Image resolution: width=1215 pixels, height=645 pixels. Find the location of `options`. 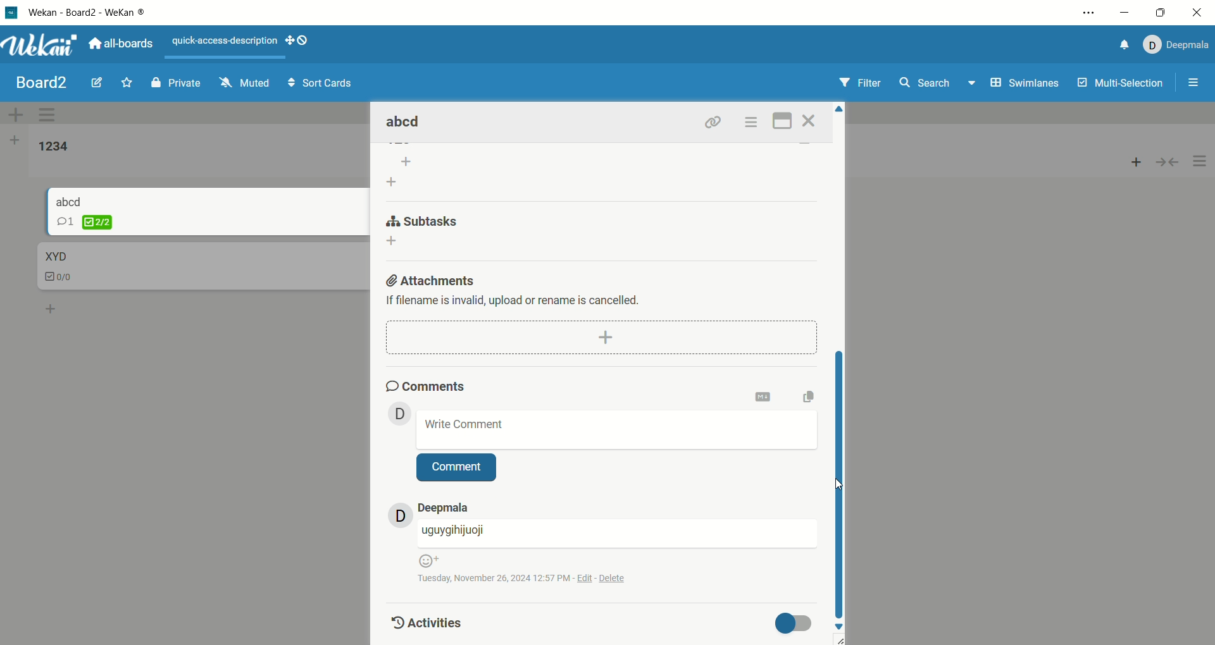

options is located at coordinates (751, 122).